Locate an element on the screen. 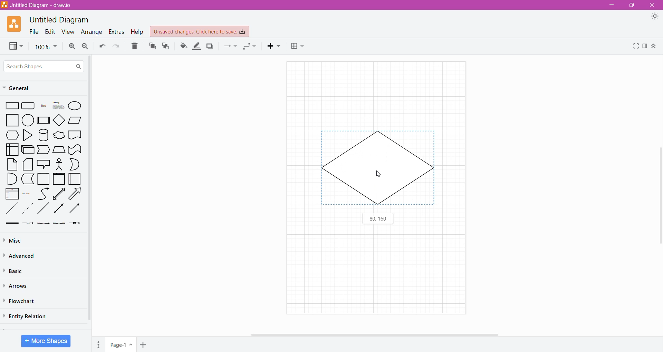  File is located at coordinates (32, 31).